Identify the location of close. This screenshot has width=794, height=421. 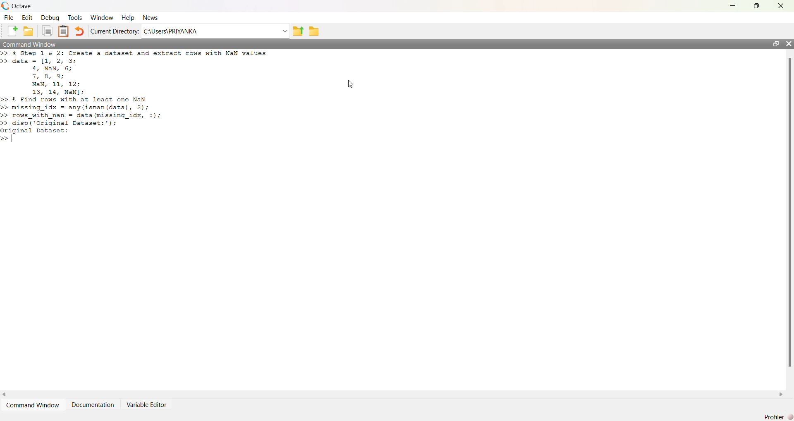
(782, 6).